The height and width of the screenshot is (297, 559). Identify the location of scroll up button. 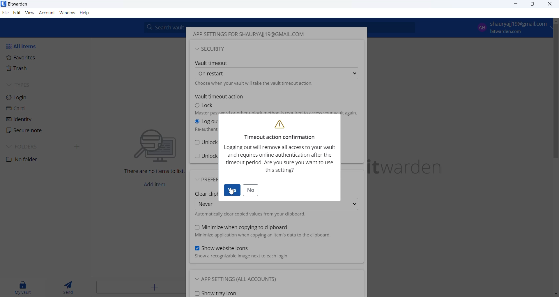
(555, 21).